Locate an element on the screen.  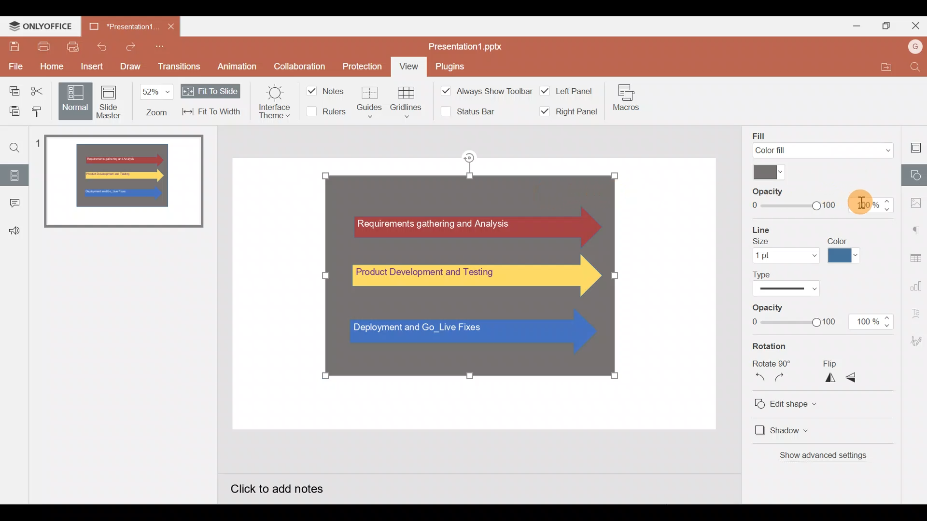
Rotate clockwise is located at coordinates (782, 380).